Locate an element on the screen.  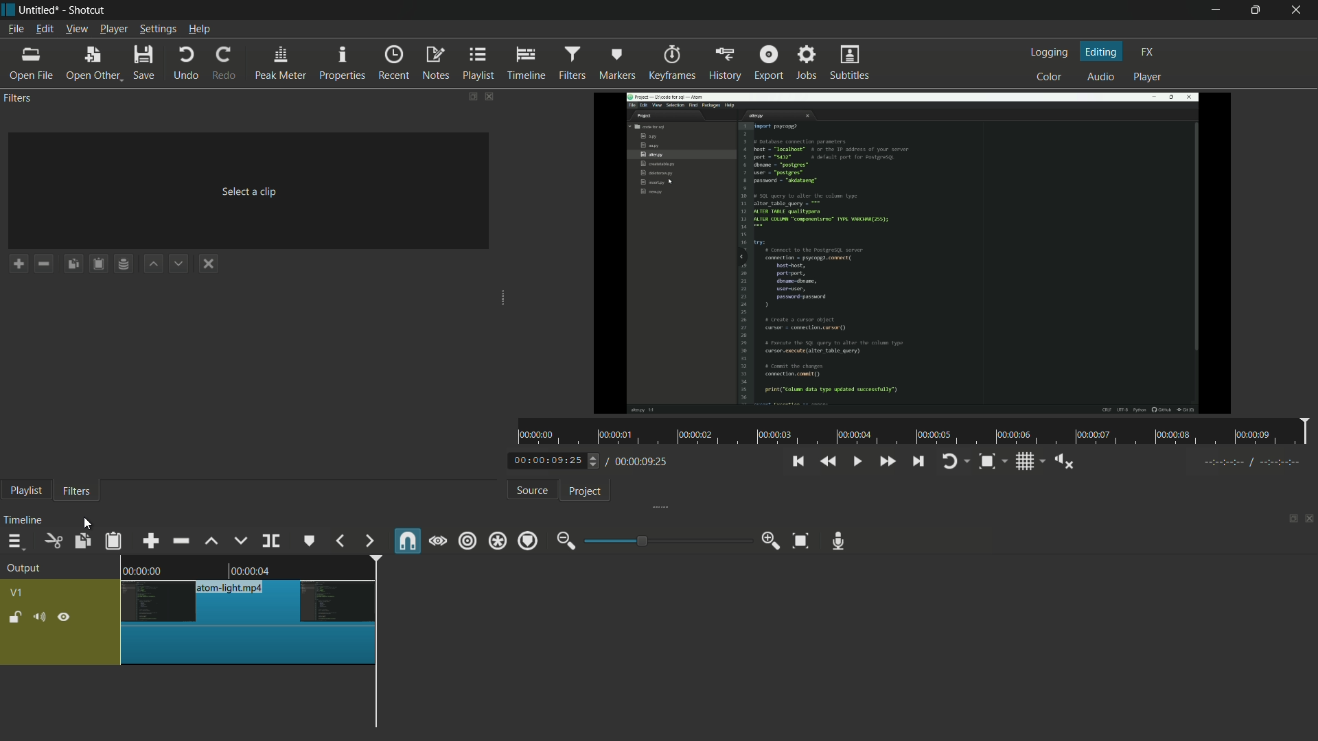
recent is located at coordinates (396, 63).